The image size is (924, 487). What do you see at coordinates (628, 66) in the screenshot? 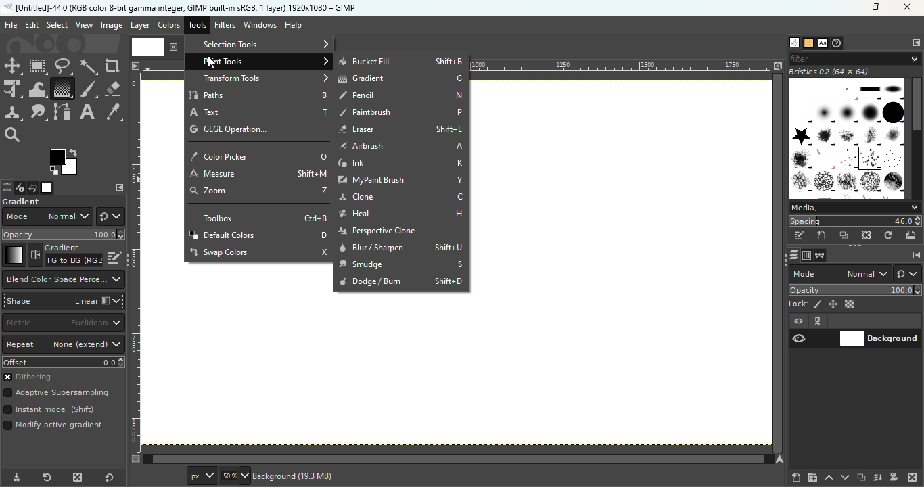
I see `Ruler Measurement` at bounding box center [628, 66].